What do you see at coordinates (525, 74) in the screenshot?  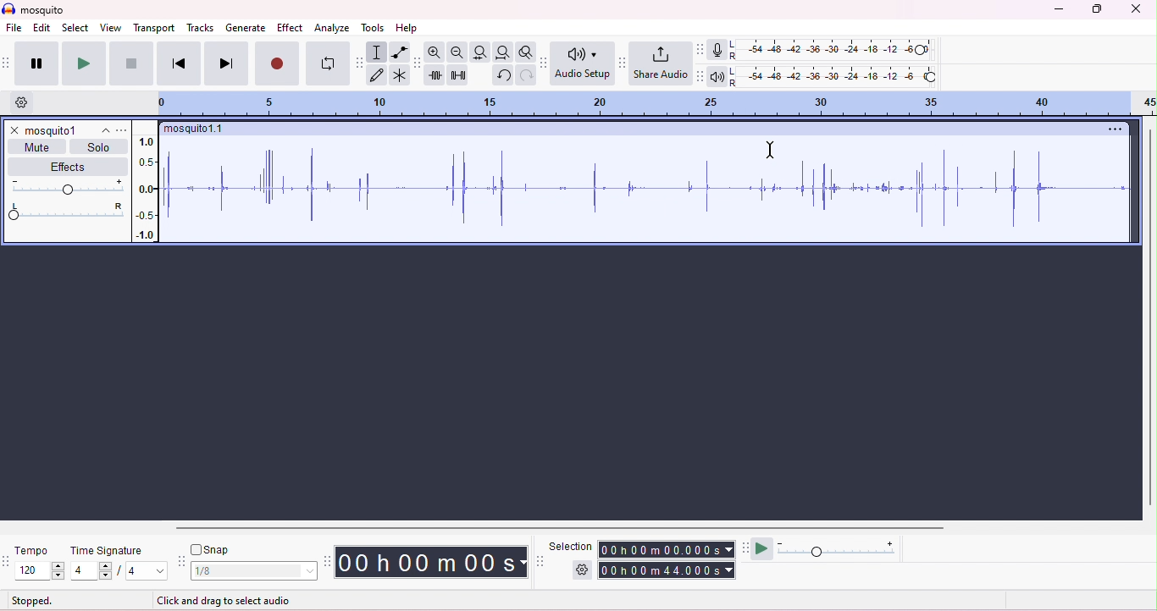 I see `redo` at bounding box center [525, 74].